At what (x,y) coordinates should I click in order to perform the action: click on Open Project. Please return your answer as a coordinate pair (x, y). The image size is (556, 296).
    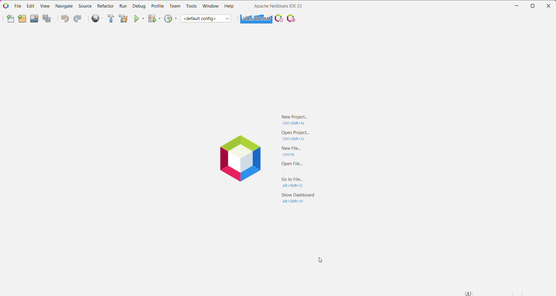
    Looking at the image, I should click on (34, 19).